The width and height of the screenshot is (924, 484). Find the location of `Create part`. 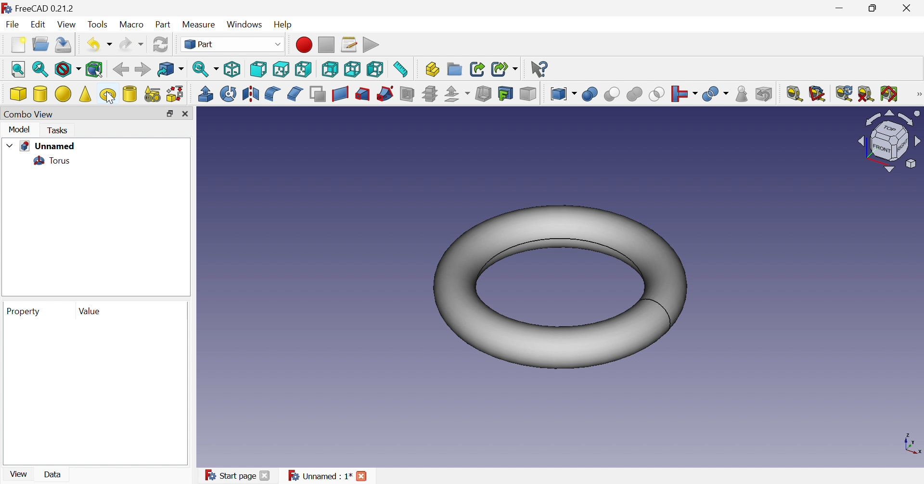

Create part is located at coordinates (432, 68).